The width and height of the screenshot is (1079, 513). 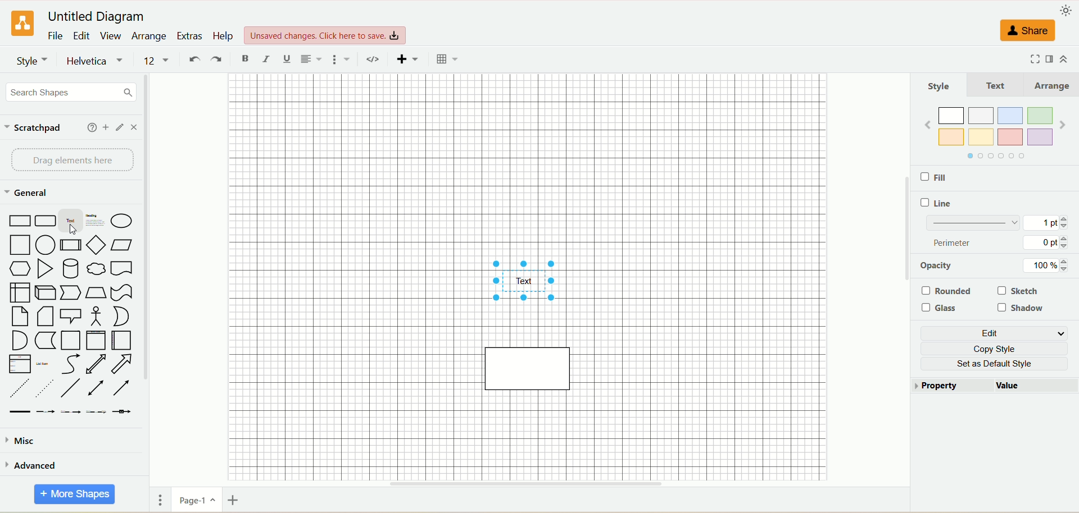 I want to click on Cursor, so click(x=78, y=230).